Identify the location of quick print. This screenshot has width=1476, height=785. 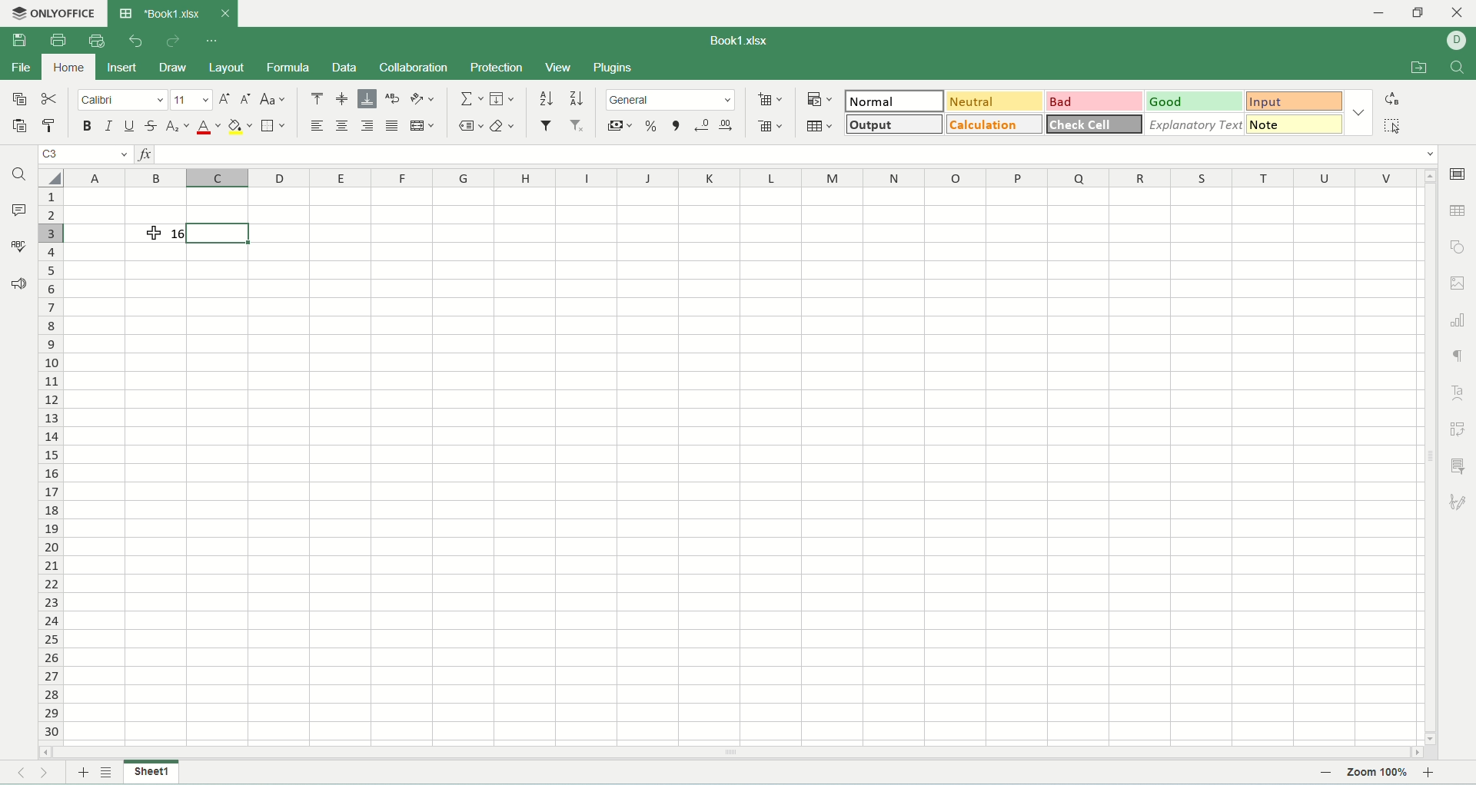
(98, 39).